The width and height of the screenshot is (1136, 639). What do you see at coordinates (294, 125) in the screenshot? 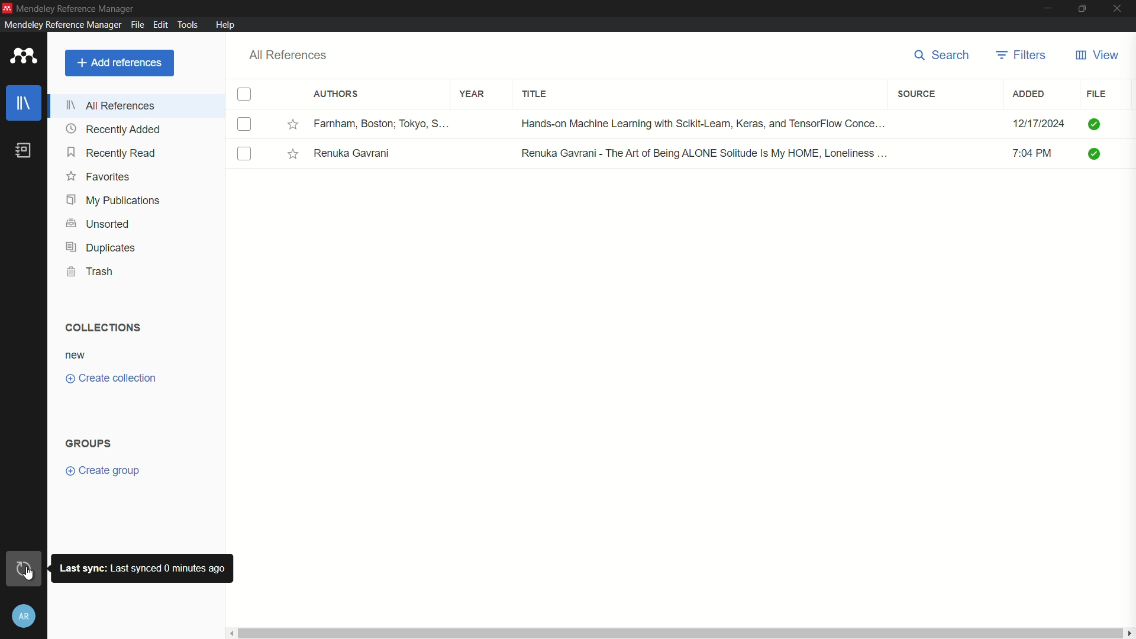
I see `Star` at bounding box center [294, 125].